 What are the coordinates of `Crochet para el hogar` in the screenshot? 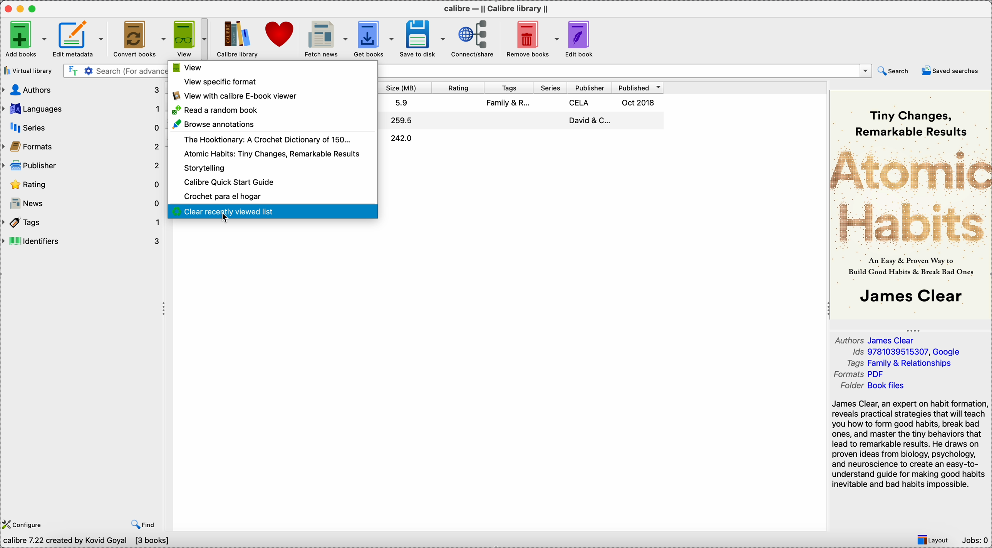 It's located at (223, 197).